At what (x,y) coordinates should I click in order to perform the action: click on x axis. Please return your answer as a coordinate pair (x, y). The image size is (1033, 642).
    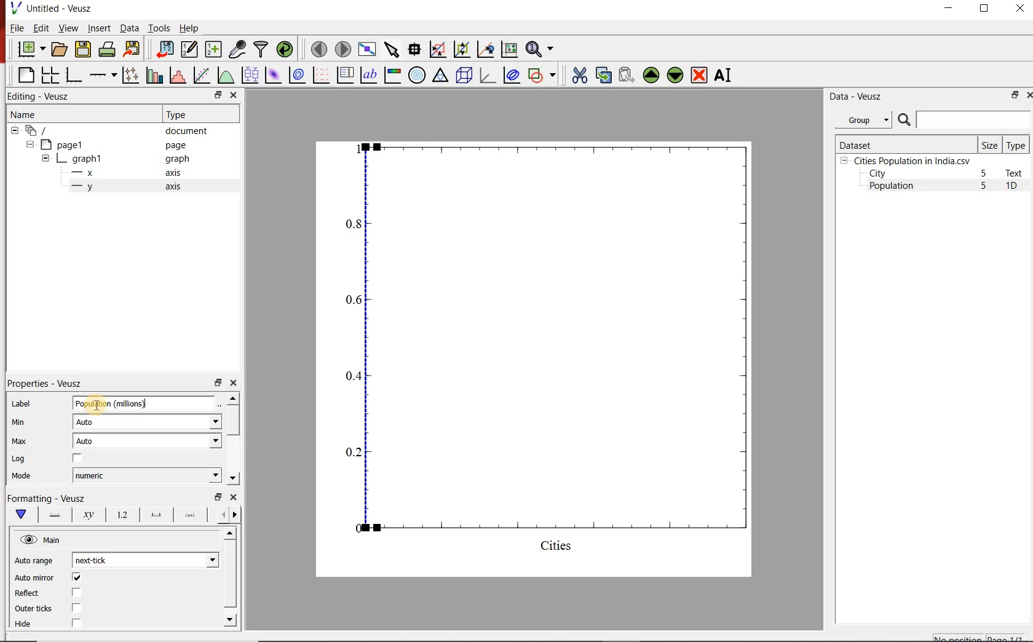
    Looking at the image, I should click on (128, 173).